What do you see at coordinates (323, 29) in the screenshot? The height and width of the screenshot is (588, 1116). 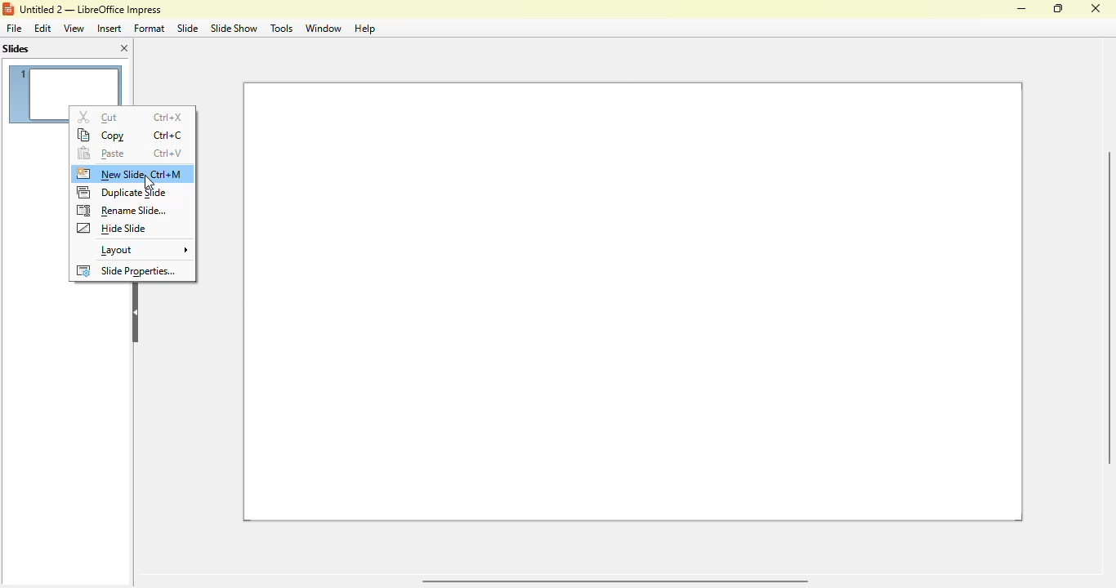 I see `window` at bounding box center [323, 29].